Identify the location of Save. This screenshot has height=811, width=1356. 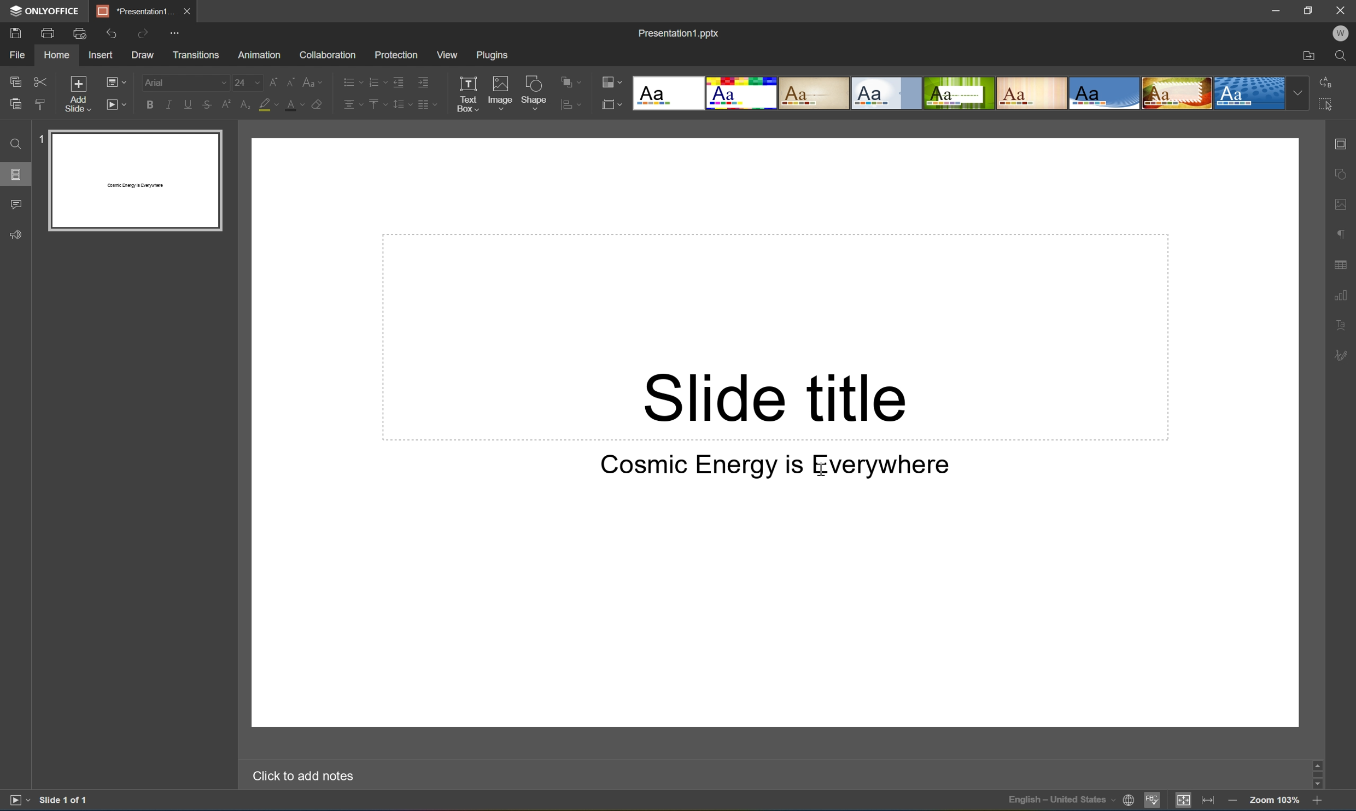
(16, 33).